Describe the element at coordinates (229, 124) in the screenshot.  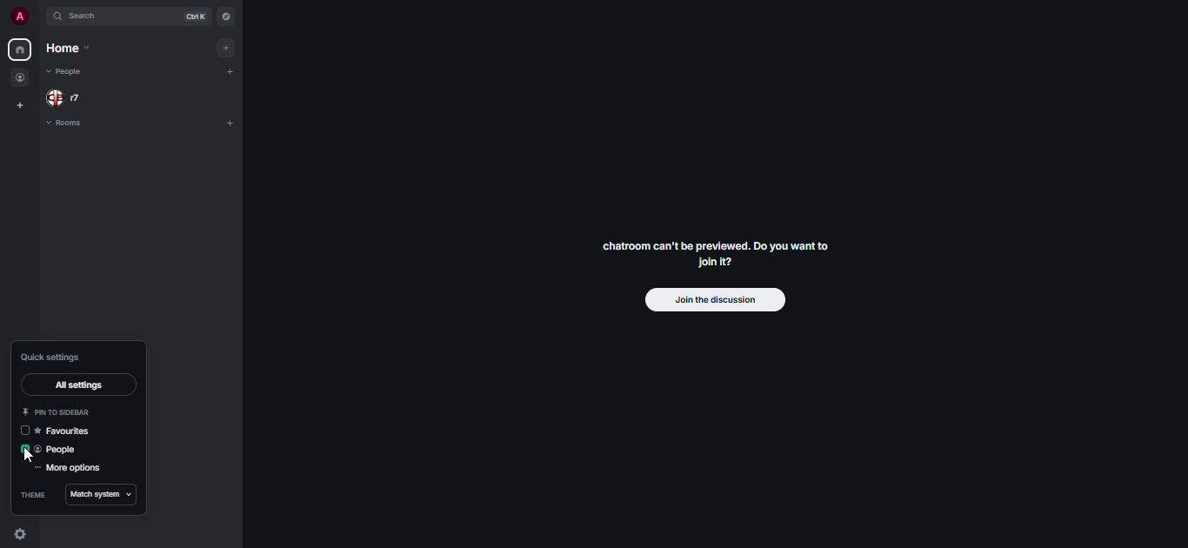
I see `add` at that location.